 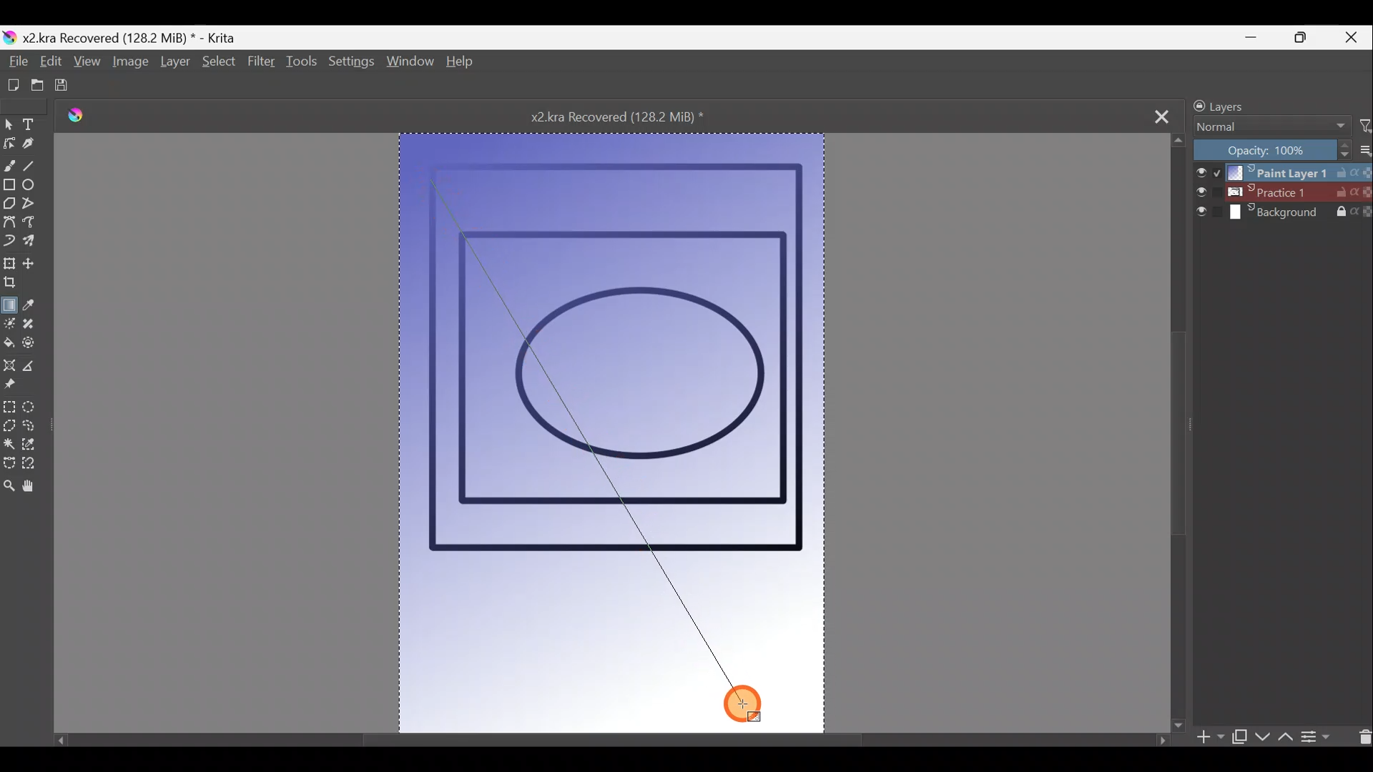 I want to click on Move layer/mask up, so click(x=1284, y=737).